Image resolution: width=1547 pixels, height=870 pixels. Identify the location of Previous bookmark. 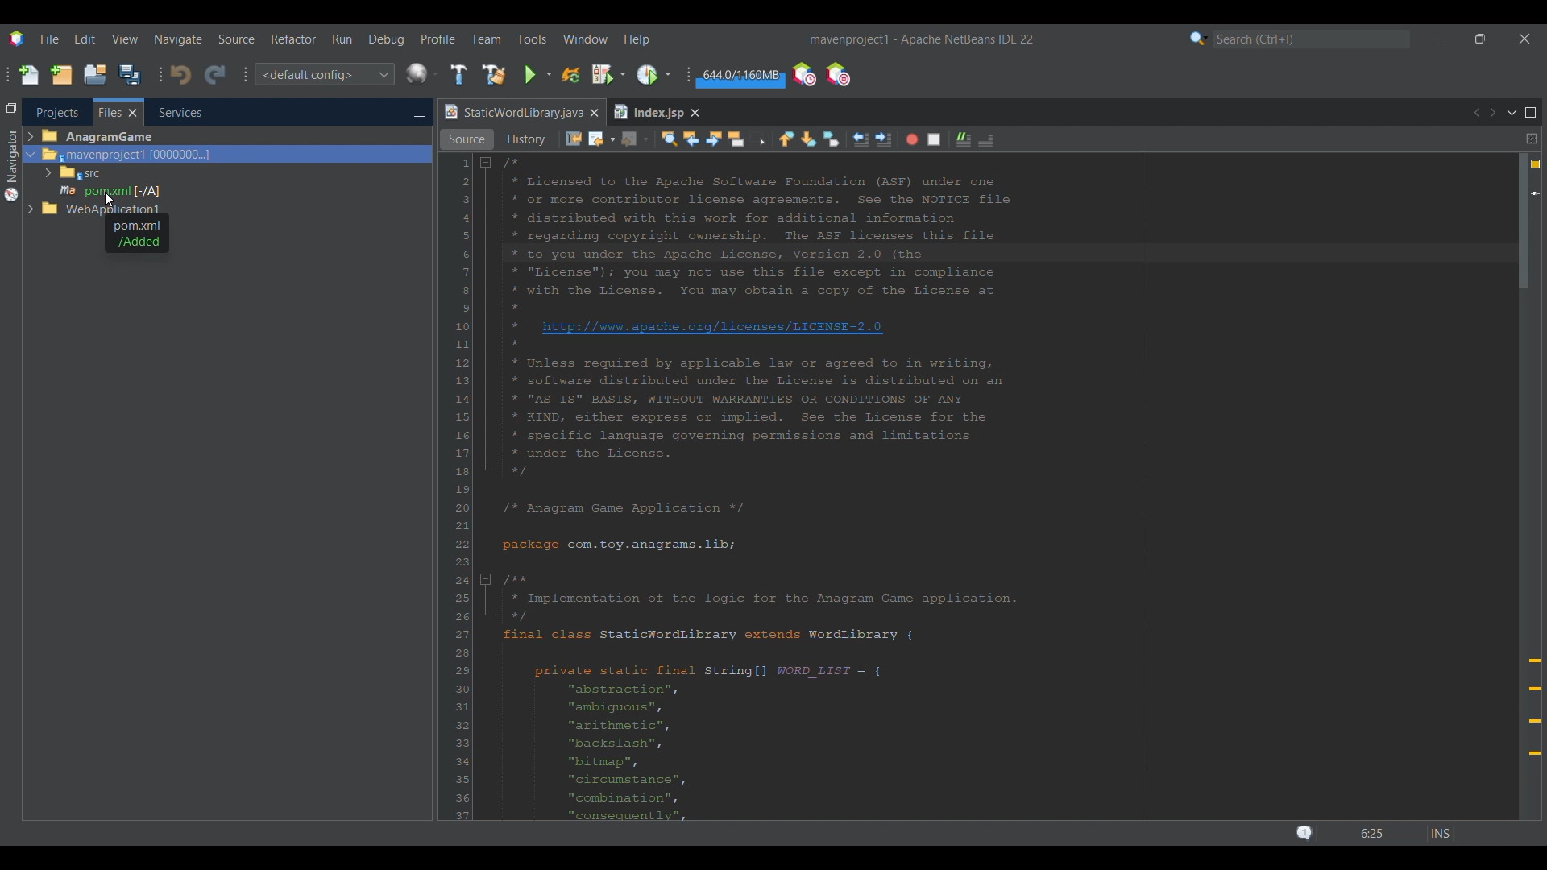
(786, 139).